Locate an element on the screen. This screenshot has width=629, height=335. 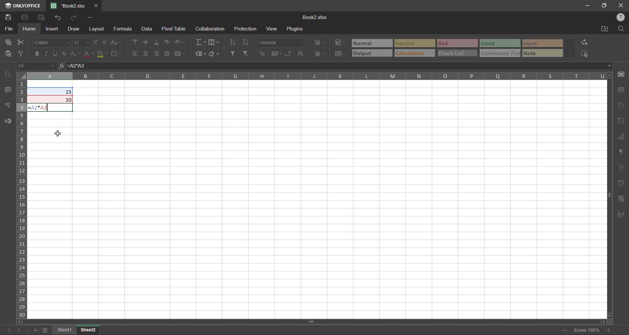
align bottom is located at coordinates (158, 42).